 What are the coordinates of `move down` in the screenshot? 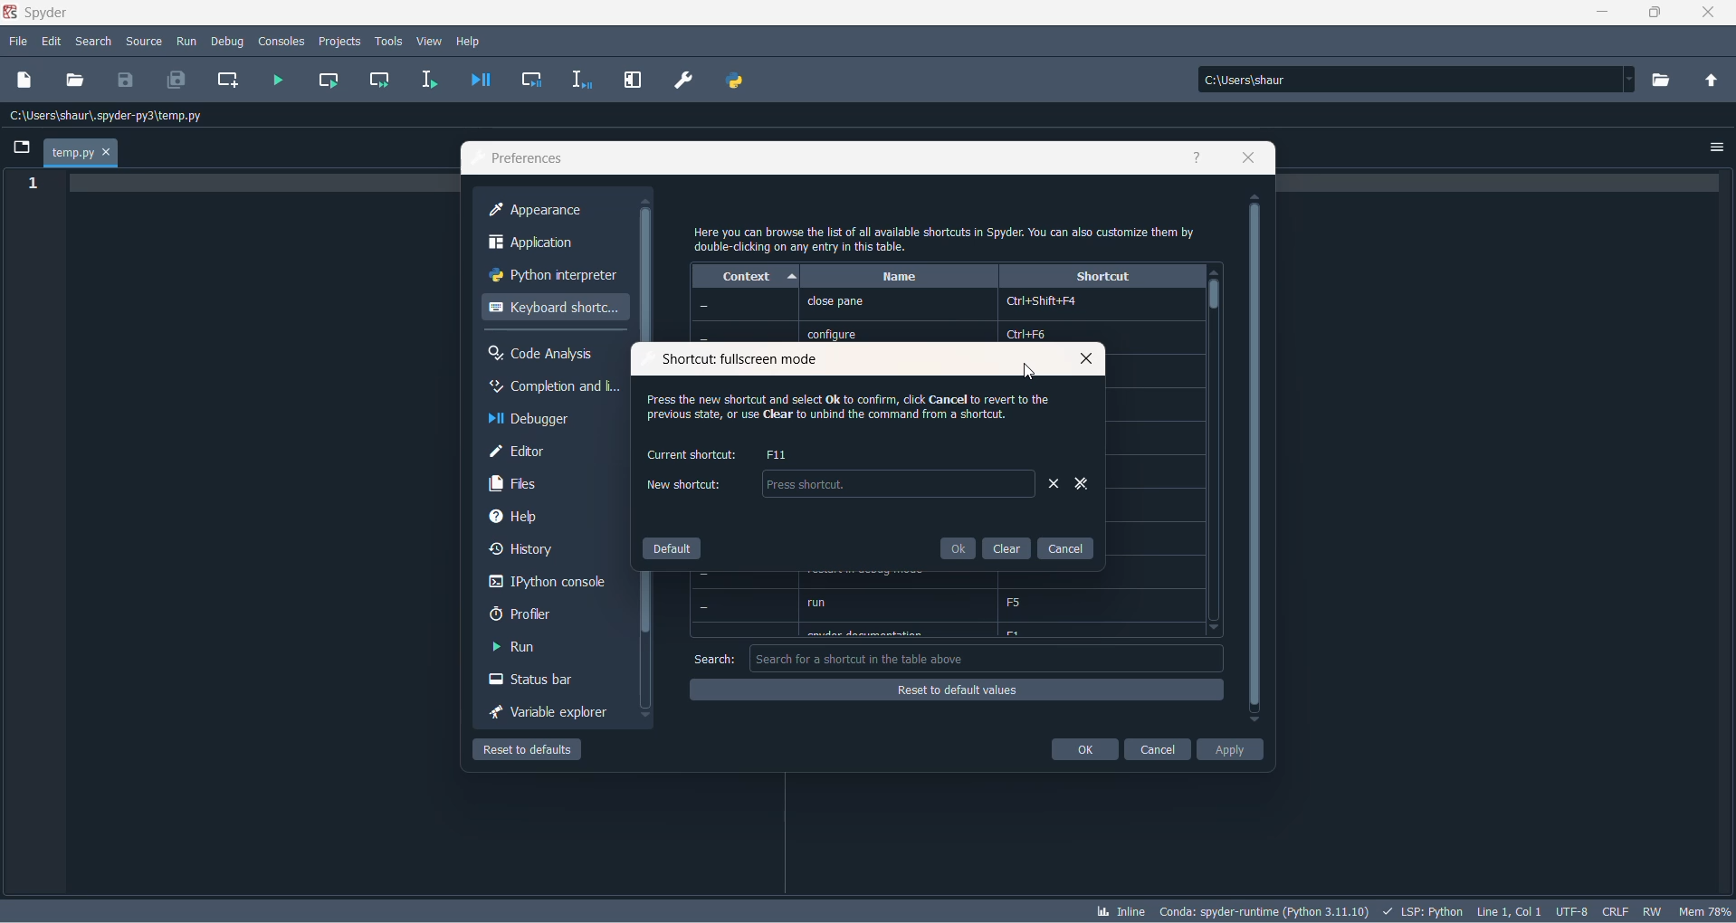 It's located at (1213, 631).